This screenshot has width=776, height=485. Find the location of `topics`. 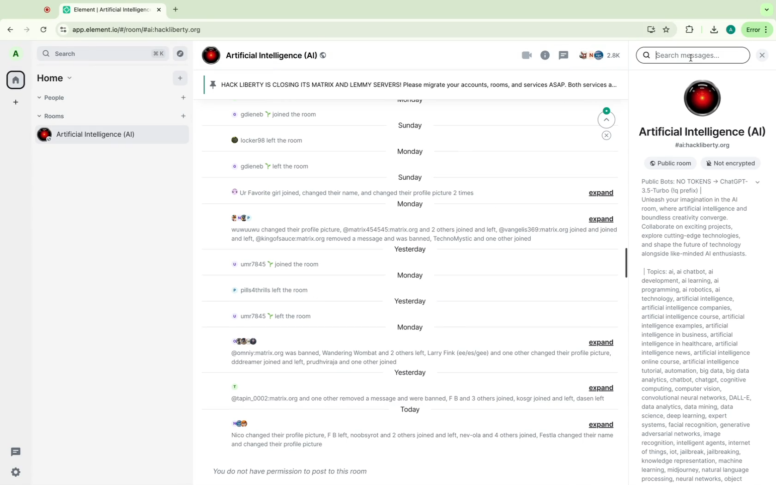

topics is located at coordinates (706, 376).